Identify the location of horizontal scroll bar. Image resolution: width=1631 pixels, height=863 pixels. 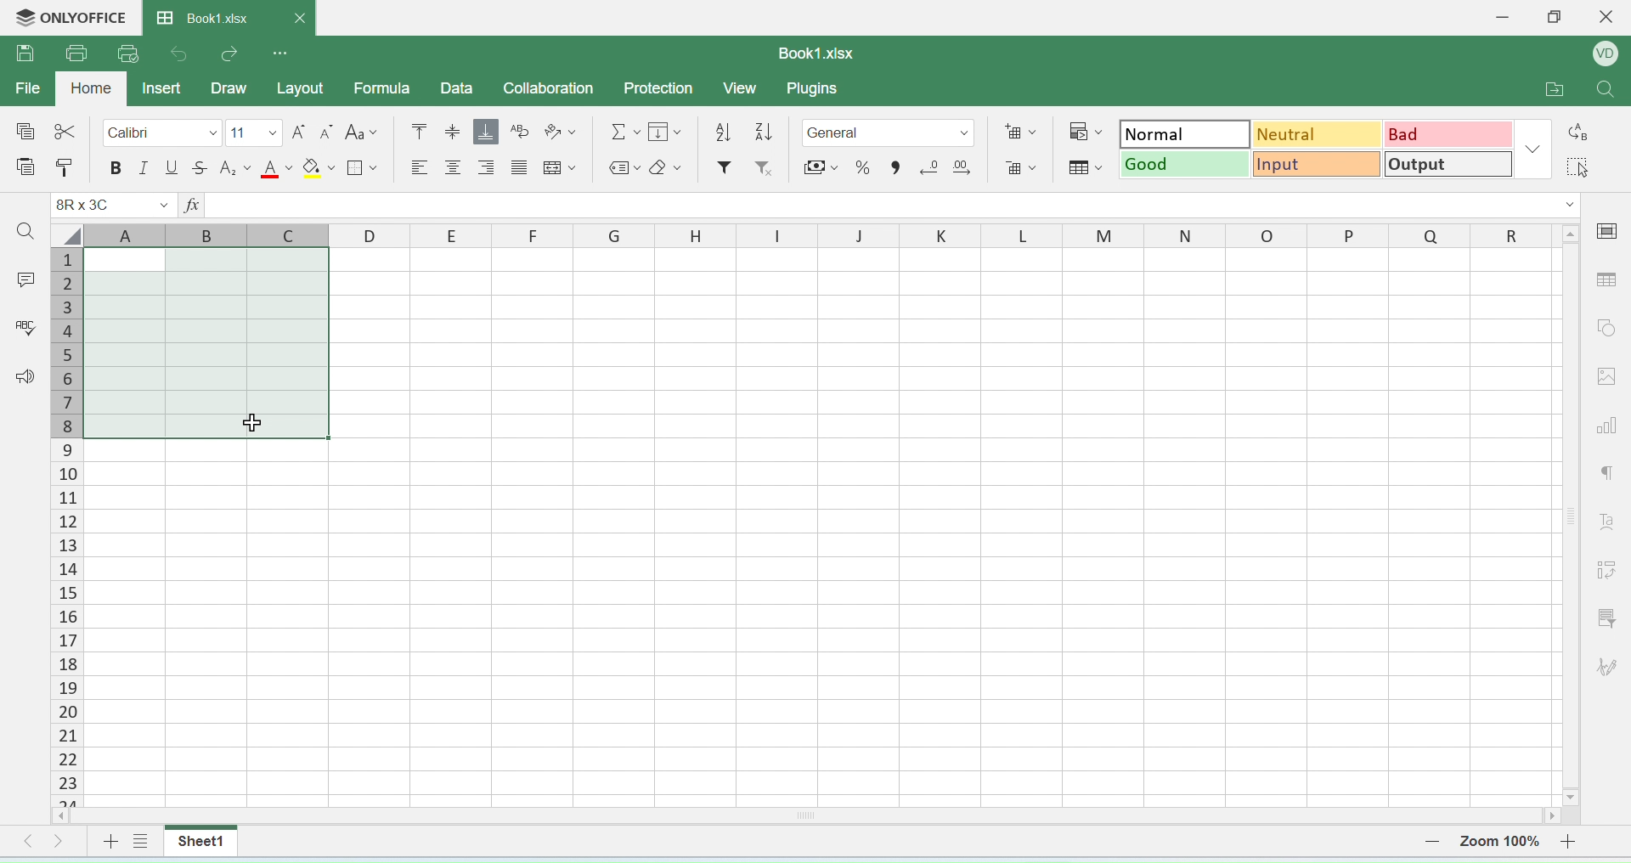
(809, 818).